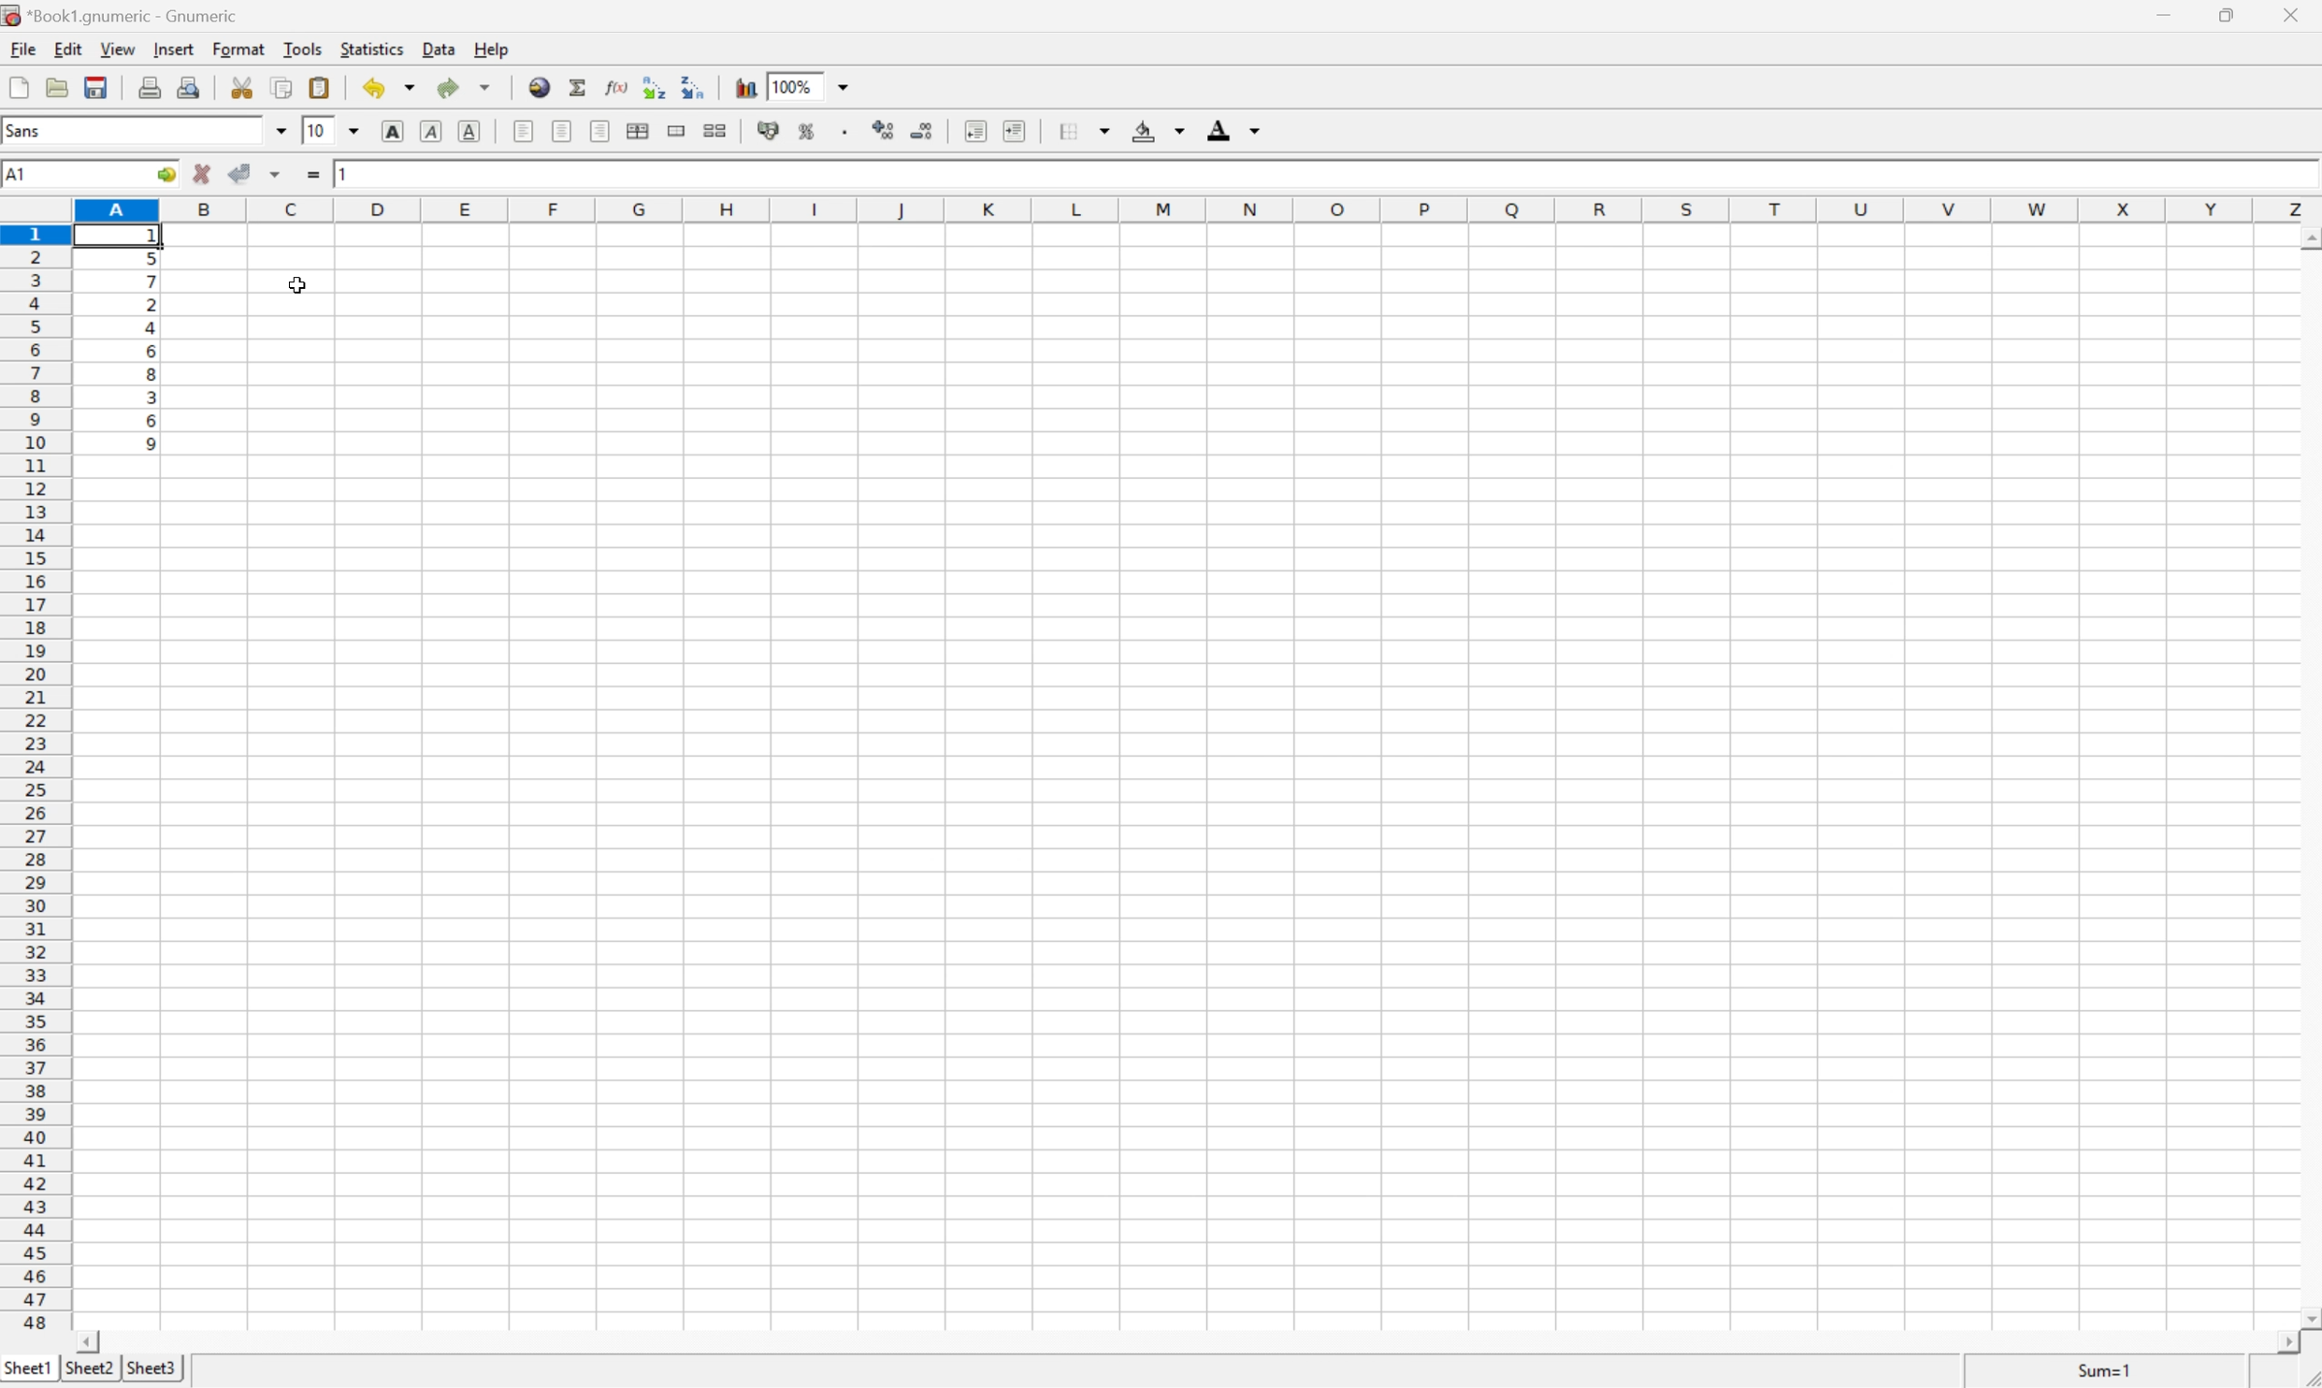 This screenshot has width=2322, height=1388. I want to click on cursor, so click(295, 285).